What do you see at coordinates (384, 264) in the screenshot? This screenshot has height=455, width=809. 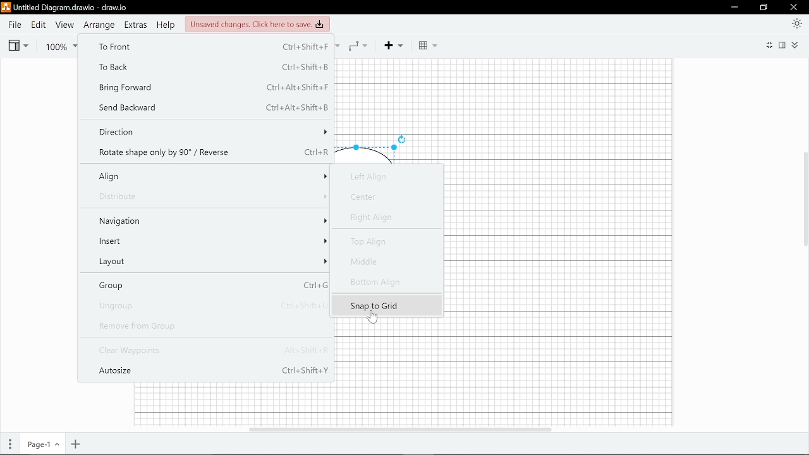 I see `Middle` at bounding box center [384, 264].